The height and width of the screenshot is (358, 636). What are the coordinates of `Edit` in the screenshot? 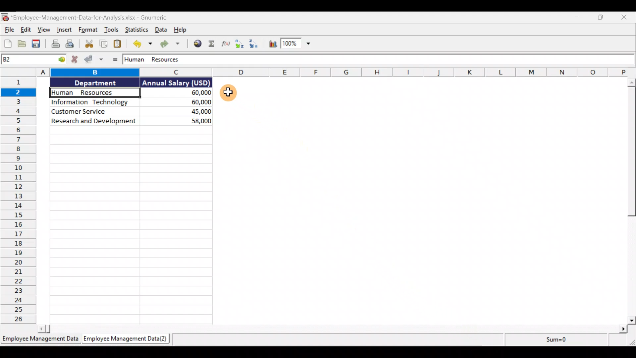 It's located at (25, 29).